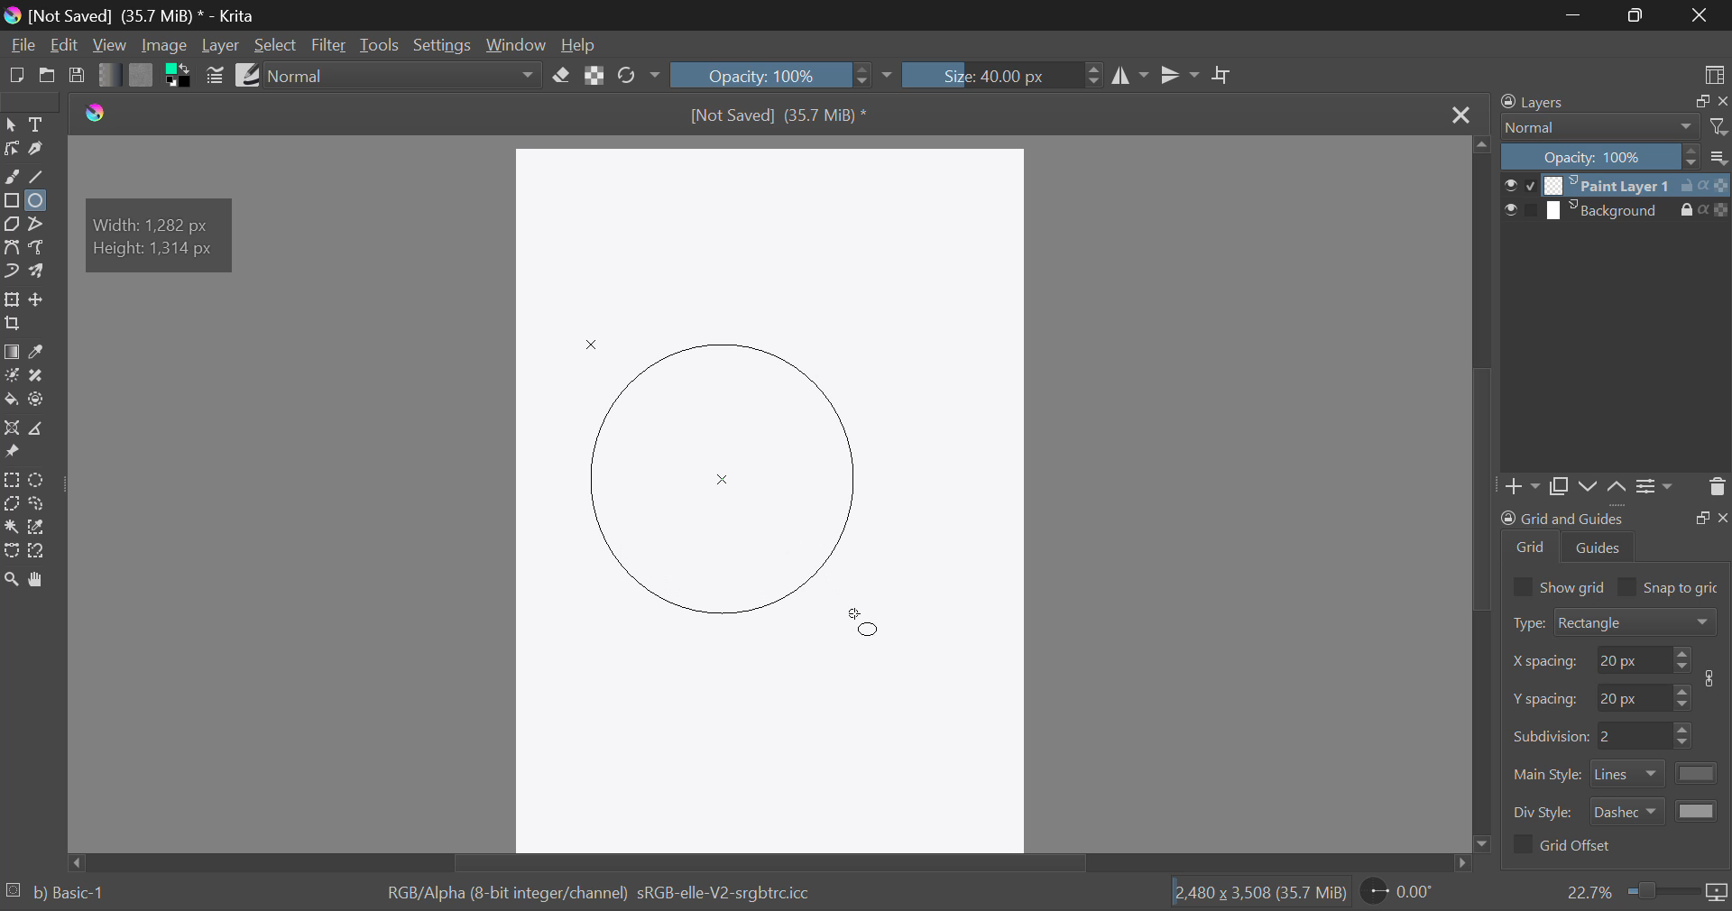  Describe the element at coordinates (40, 351) in the screenshot. I see `Eyedropper` at that location.